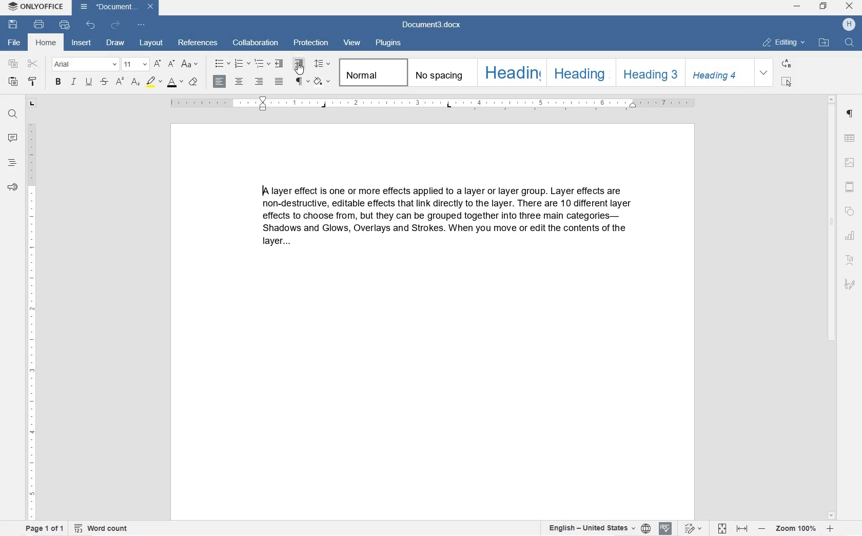 The height and width of the screenshot is (536, 862). Describe the element at coordinates (796, 528) in the screenshot. I see `ZOOM IN OR OUT` at that location.